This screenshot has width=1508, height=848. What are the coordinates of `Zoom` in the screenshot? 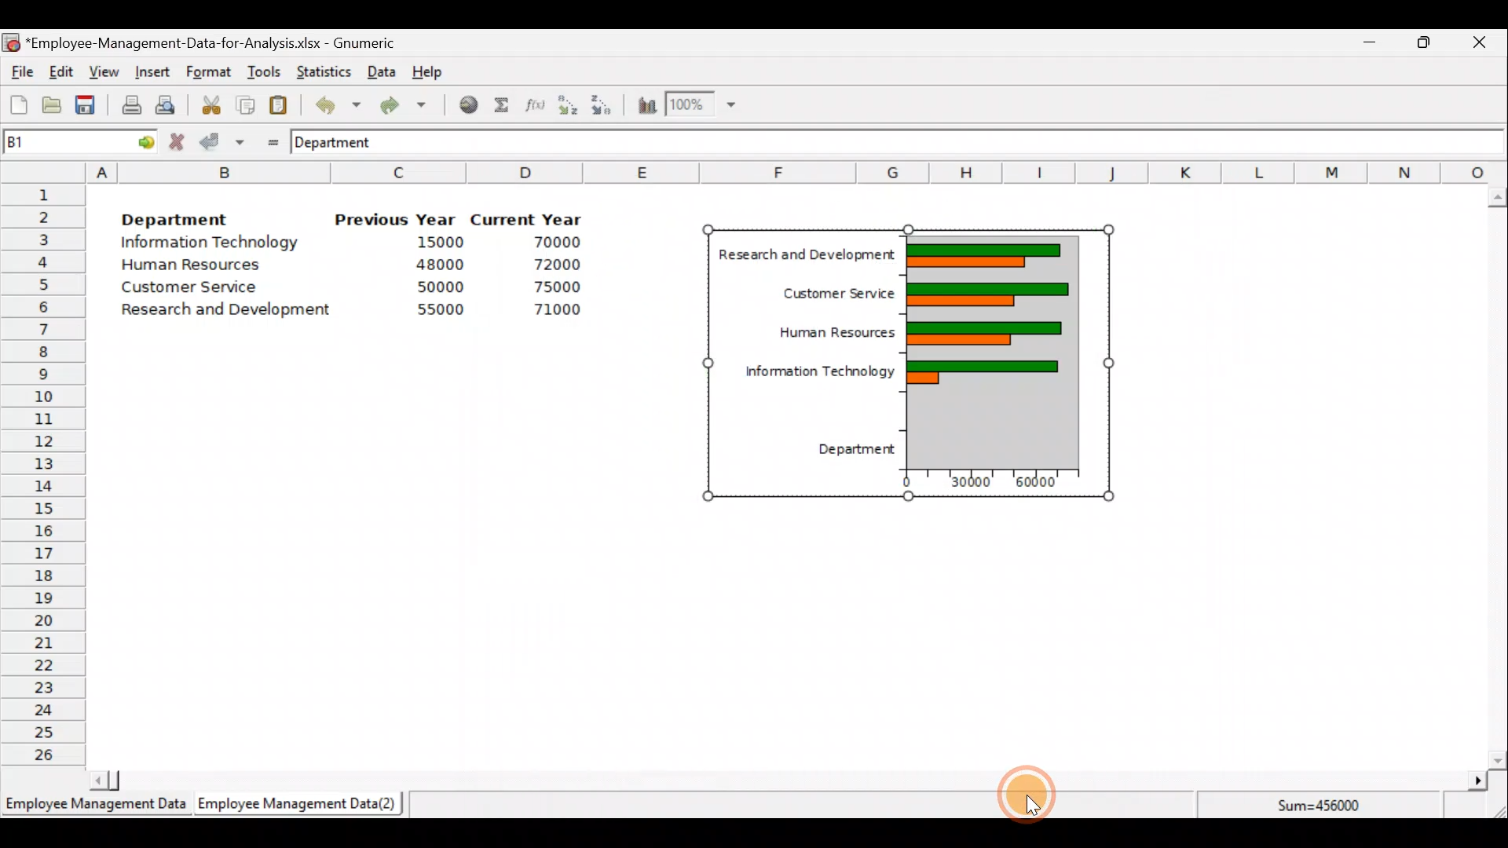 It's located at (702, 104).